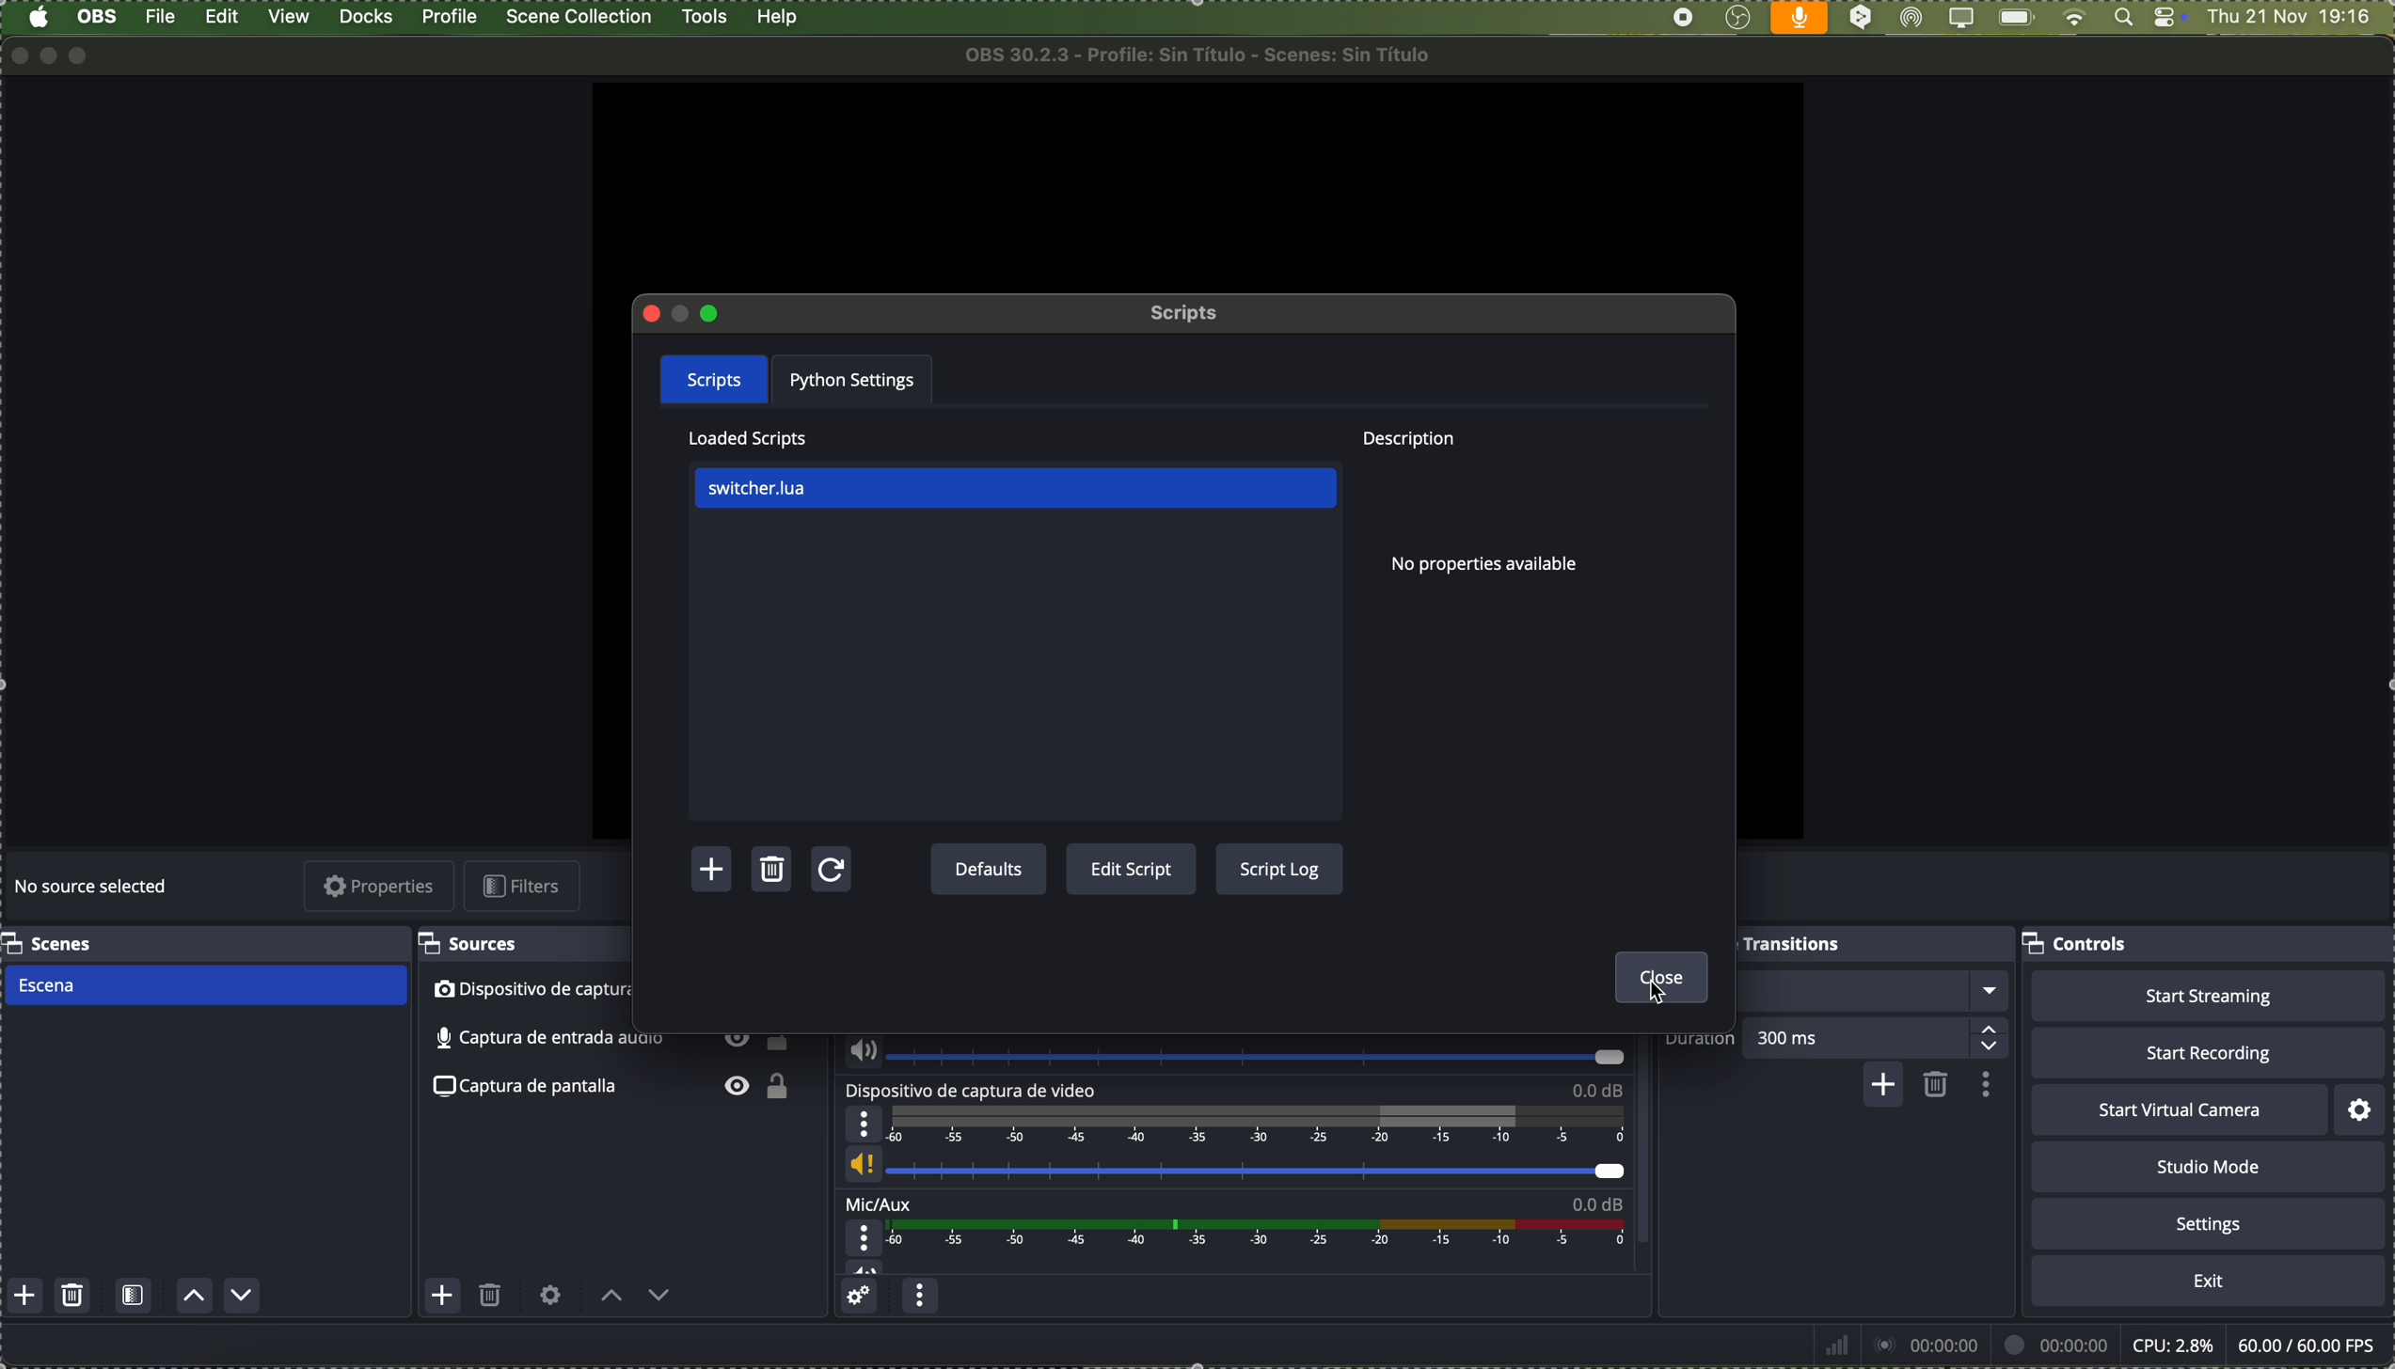 The image size is (2395, 1369). What do you see at coordinates (1870, 991) in the screenshot?
I see `fade` at bounding box center [1870, 991].